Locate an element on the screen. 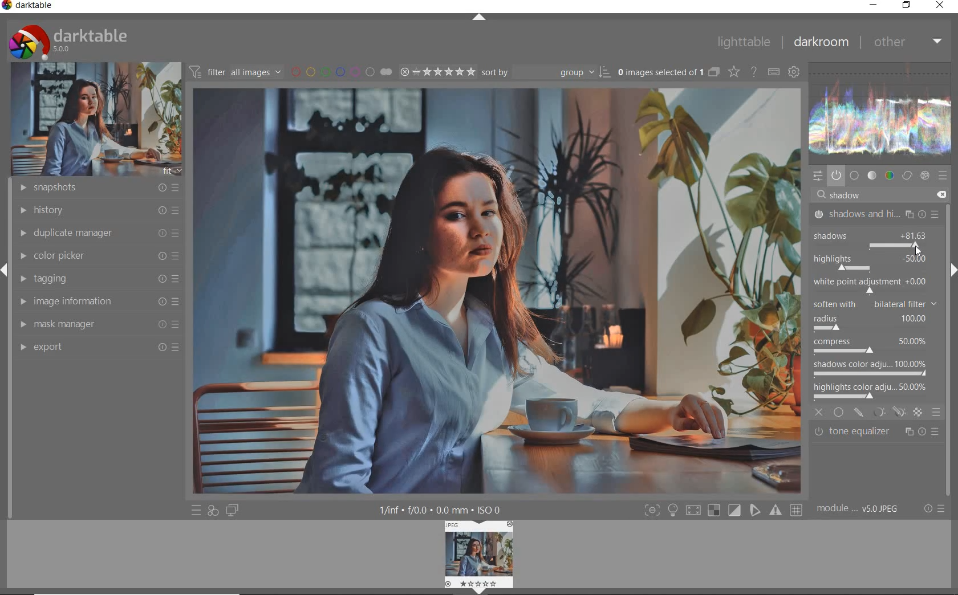  tone is located at coordinates (872, 175).